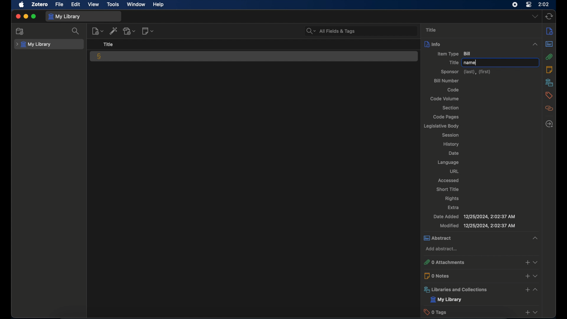 The width and height of the screenshot is (567, 319). I want to click on legislative body, so click(441, 126).